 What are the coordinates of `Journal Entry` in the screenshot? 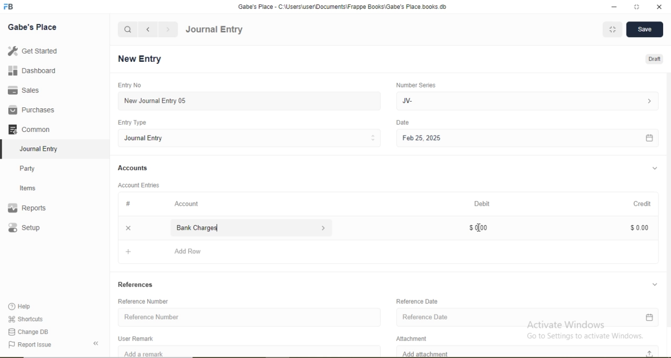 It's located at (214, 30).